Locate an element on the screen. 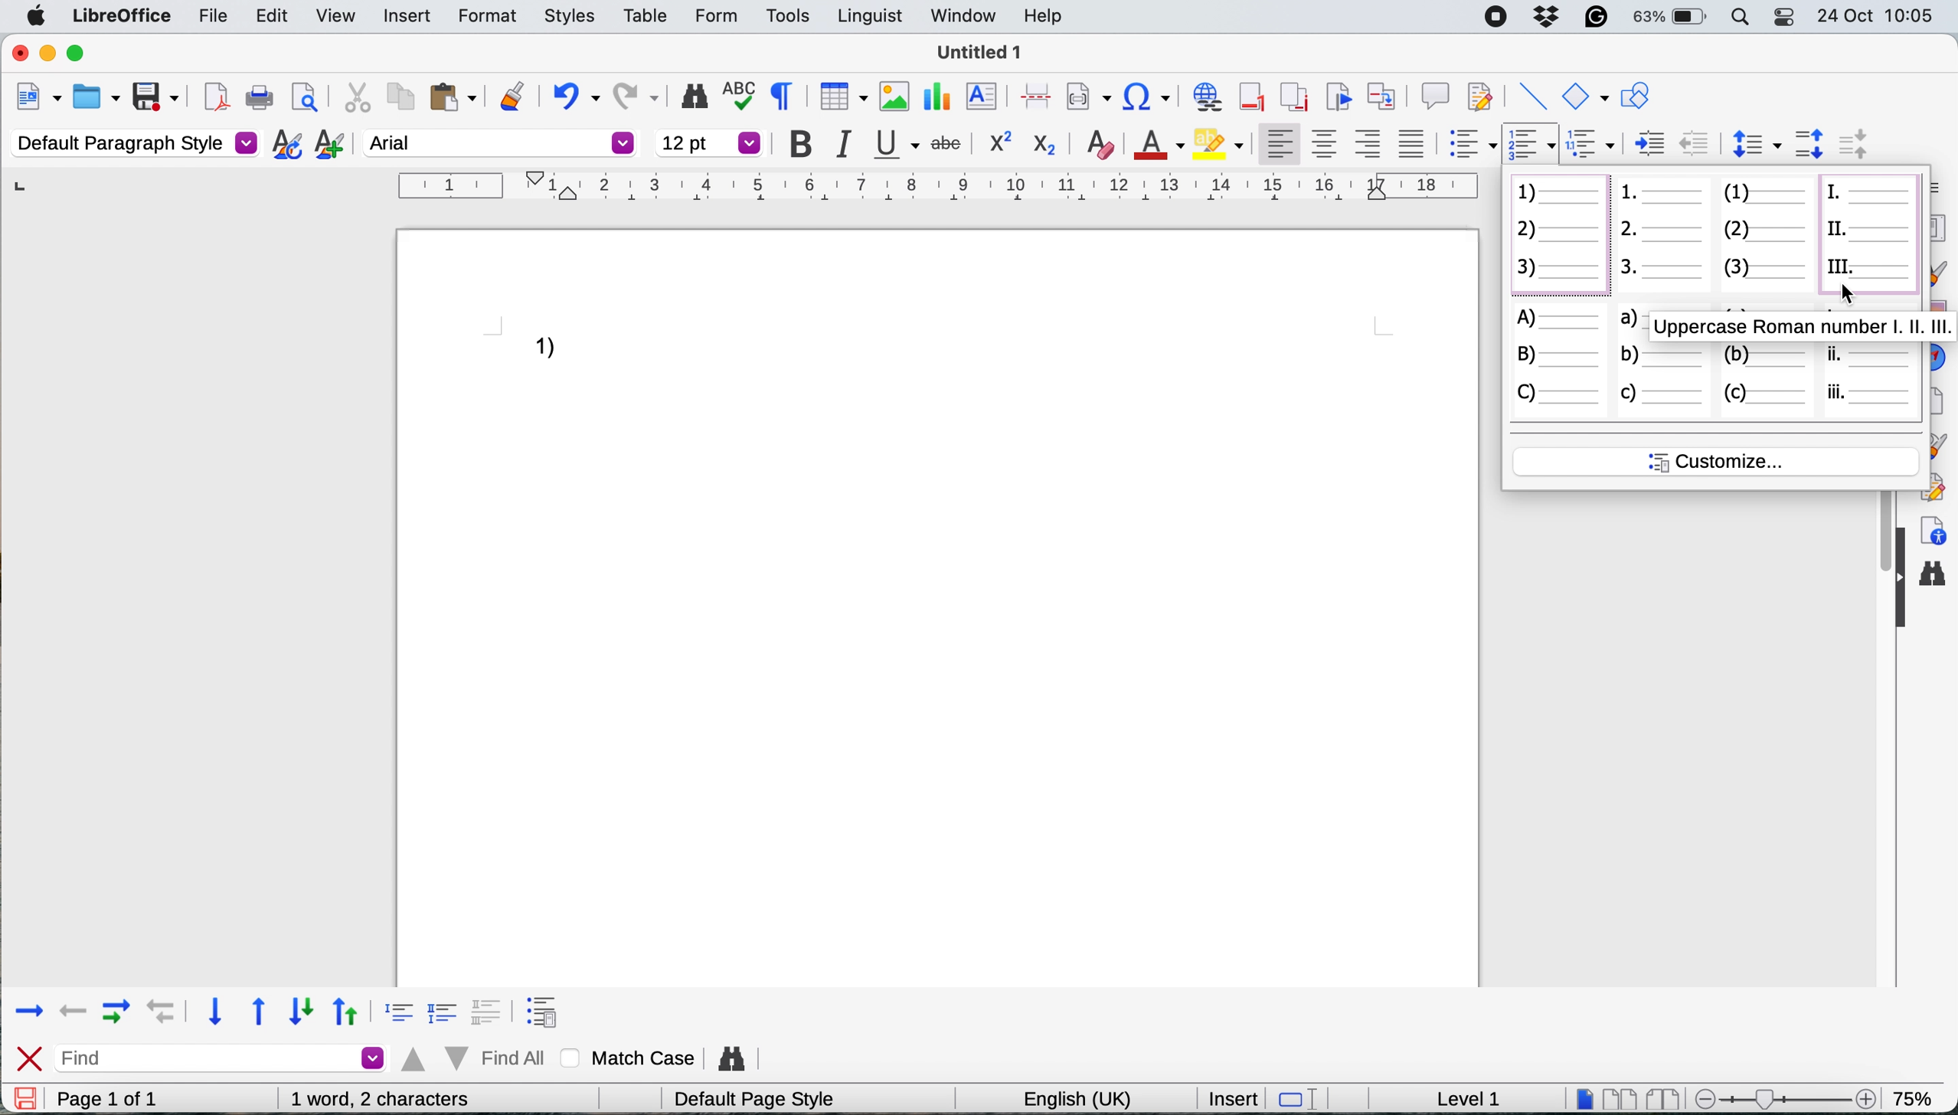 This screenshot has height=1115, width=1958. italic is located at coordinates (851, 146).